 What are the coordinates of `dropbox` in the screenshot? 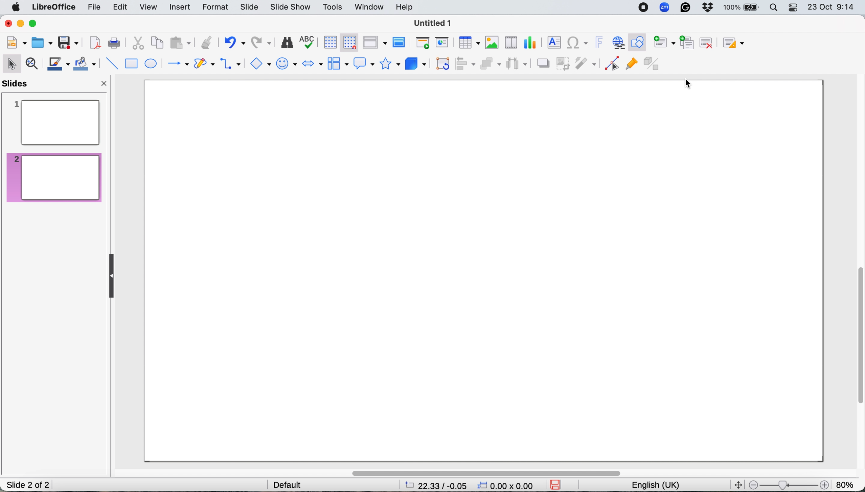 It's located at (710, 8).